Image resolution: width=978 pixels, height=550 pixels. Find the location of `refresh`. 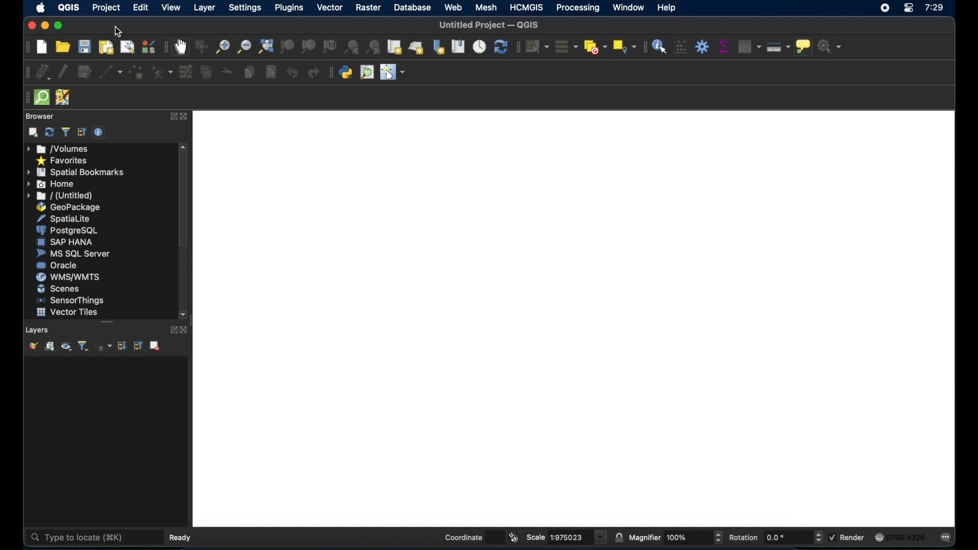

refresh is located at coordinates (500, 48).